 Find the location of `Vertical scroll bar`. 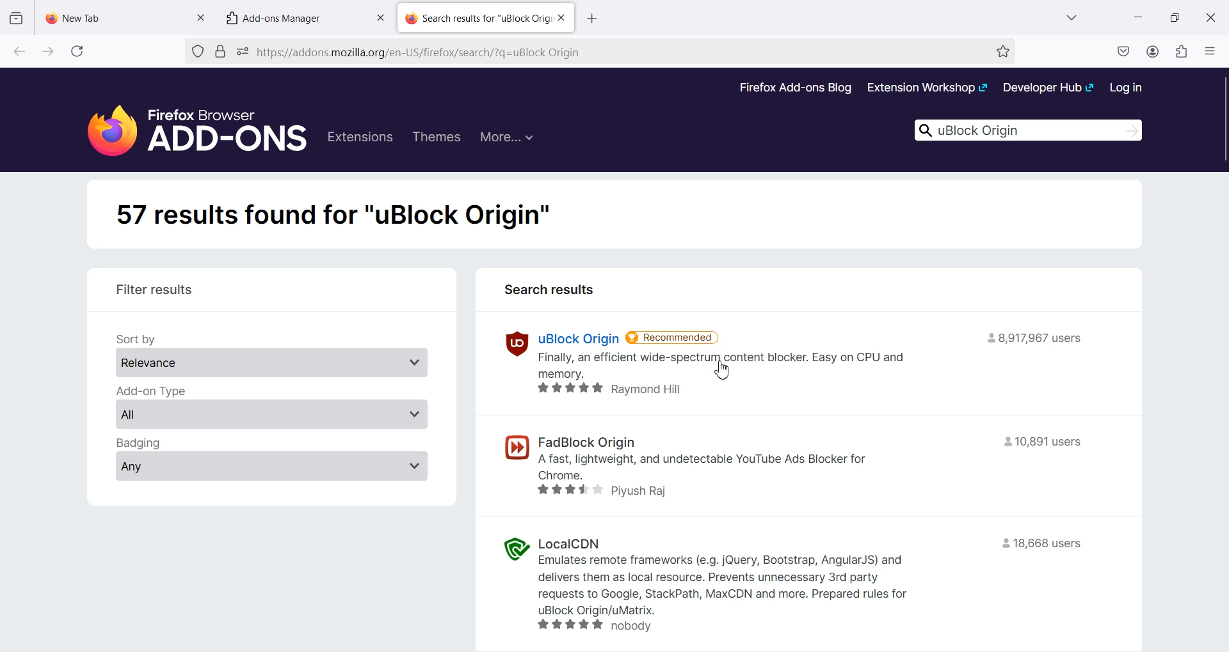

Vertical scroll bar is located at coordinates (1221, 361).